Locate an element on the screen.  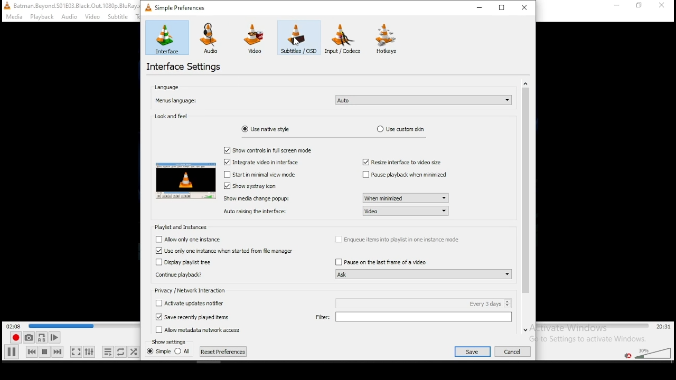
 is located at coordinates (275, 148).